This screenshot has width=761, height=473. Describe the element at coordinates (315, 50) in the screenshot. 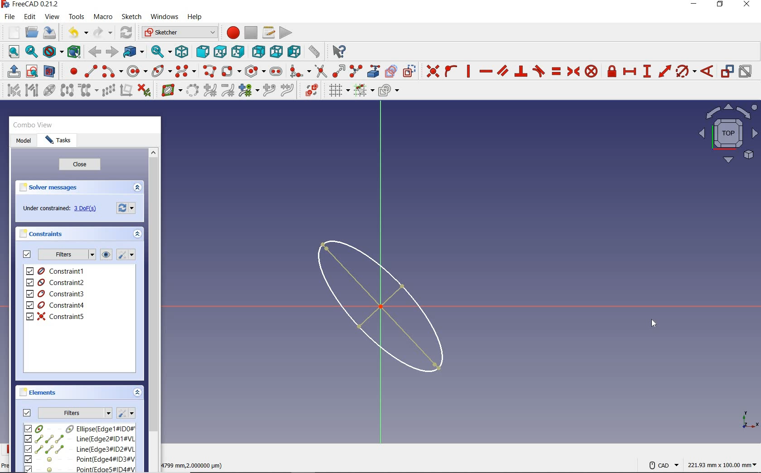

I see `measure distance` at that location.